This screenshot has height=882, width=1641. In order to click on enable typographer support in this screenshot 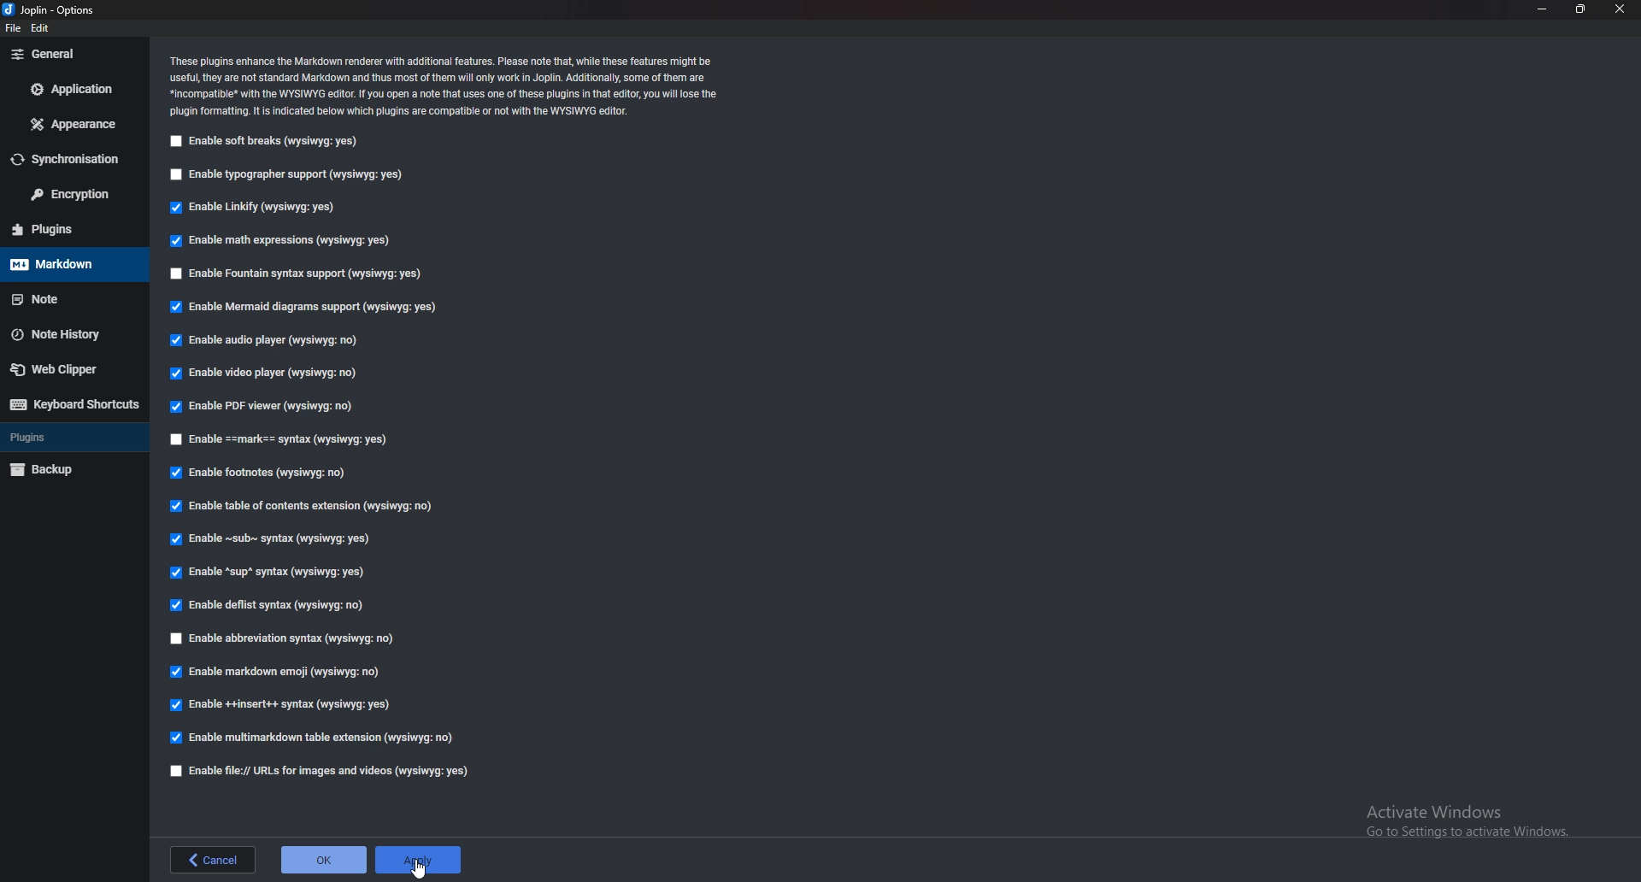, I will do `click(288, 178)`.